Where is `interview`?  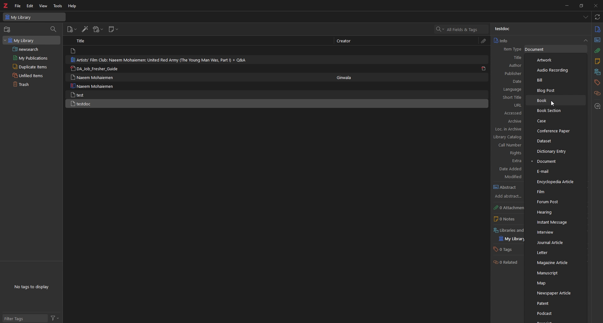
interview is located at coordinates (556, 232).